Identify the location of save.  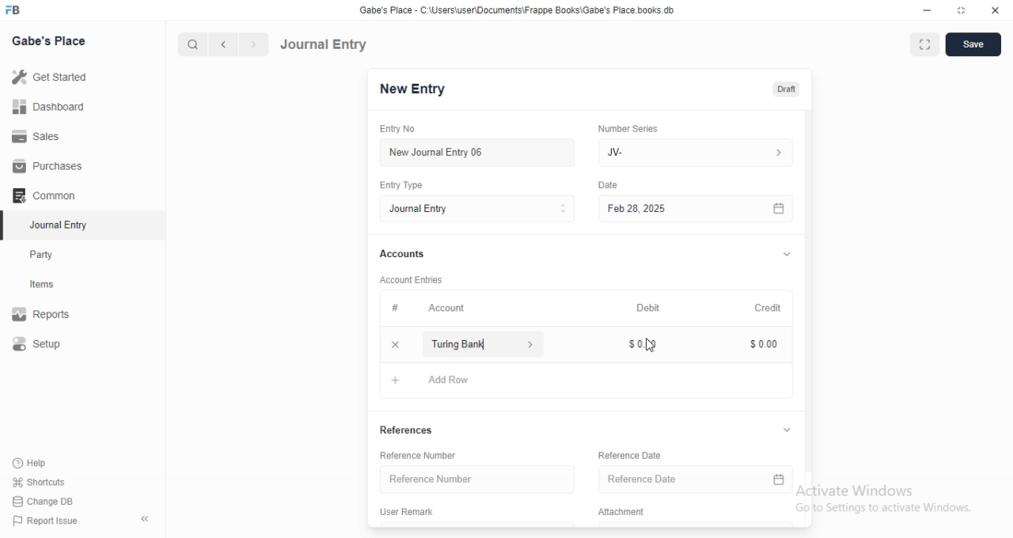
(975, 44).